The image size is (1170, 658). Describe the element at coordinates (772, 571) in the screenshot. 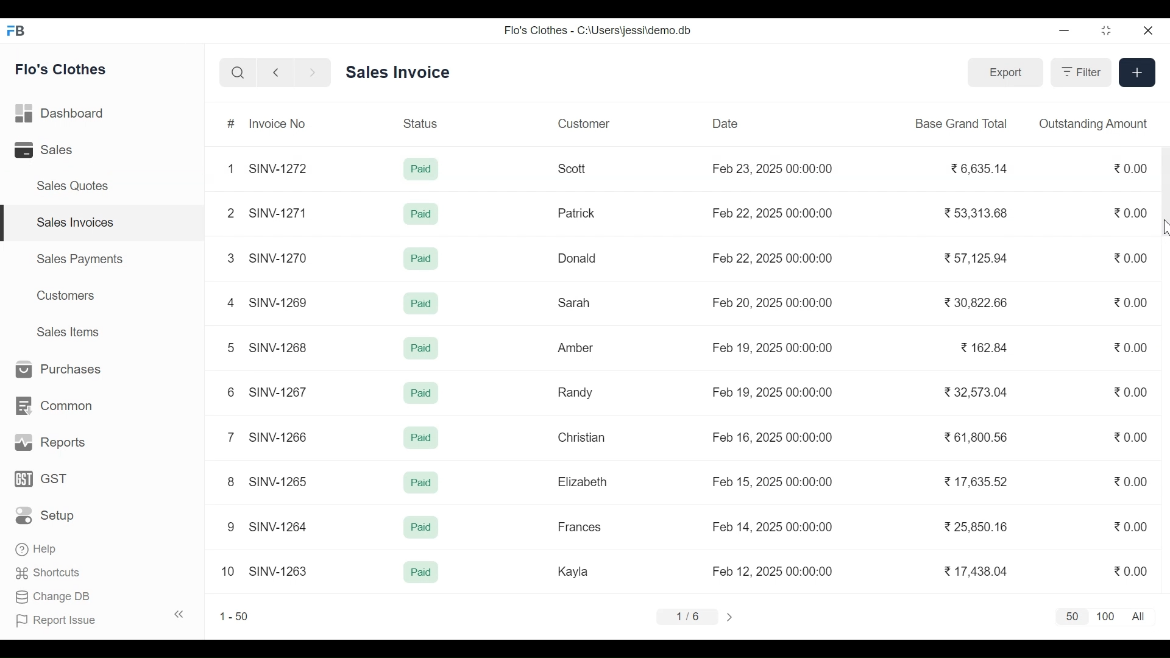

I see `Feb 12, 2025 00:00:00` at that location.